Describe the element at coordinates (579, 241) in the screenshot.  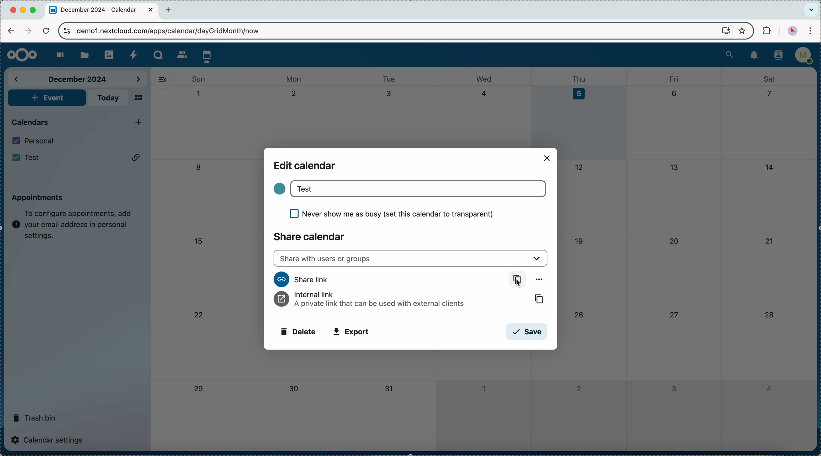
I see `19` at that location.